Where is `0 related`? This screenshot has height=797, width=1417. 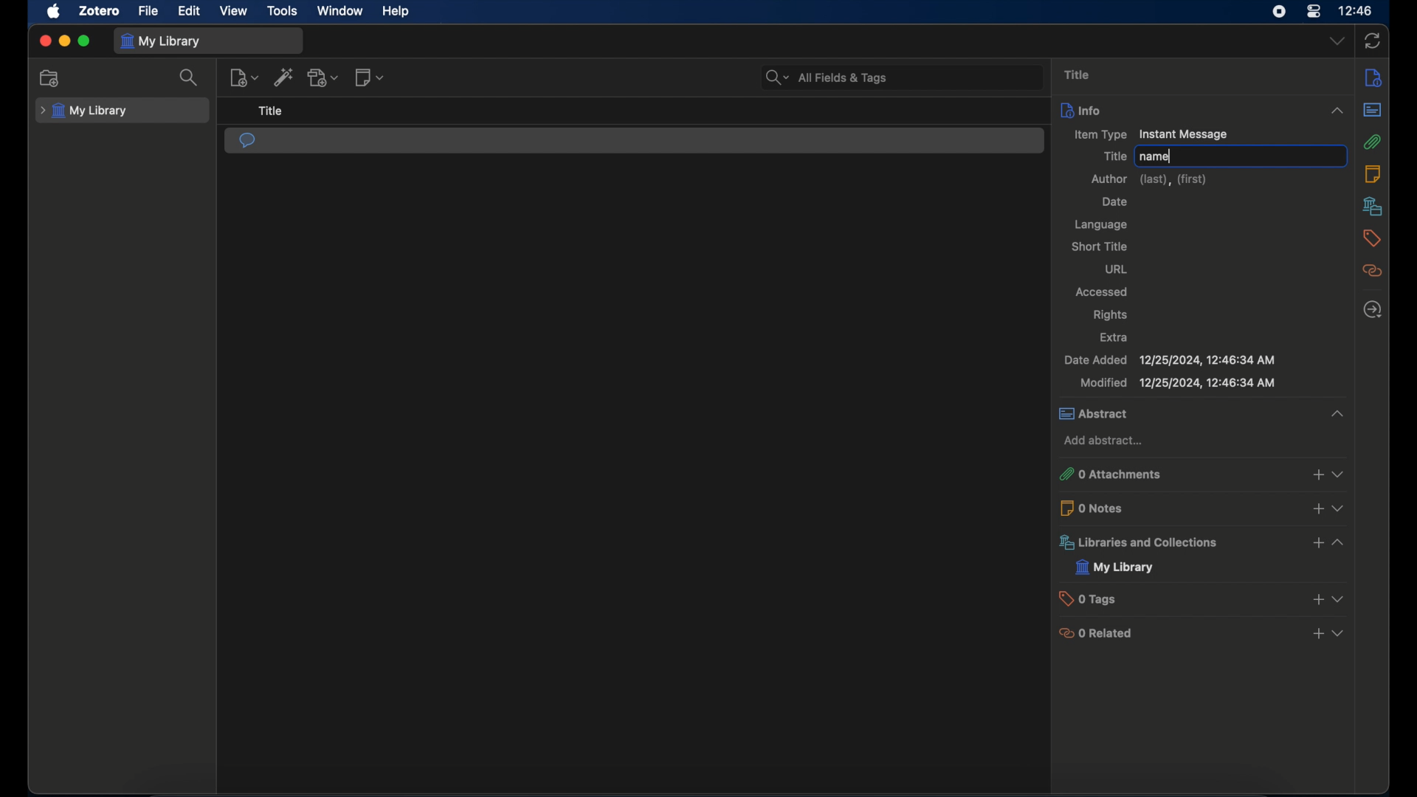
0 related is located at coordinates (1201, 634).